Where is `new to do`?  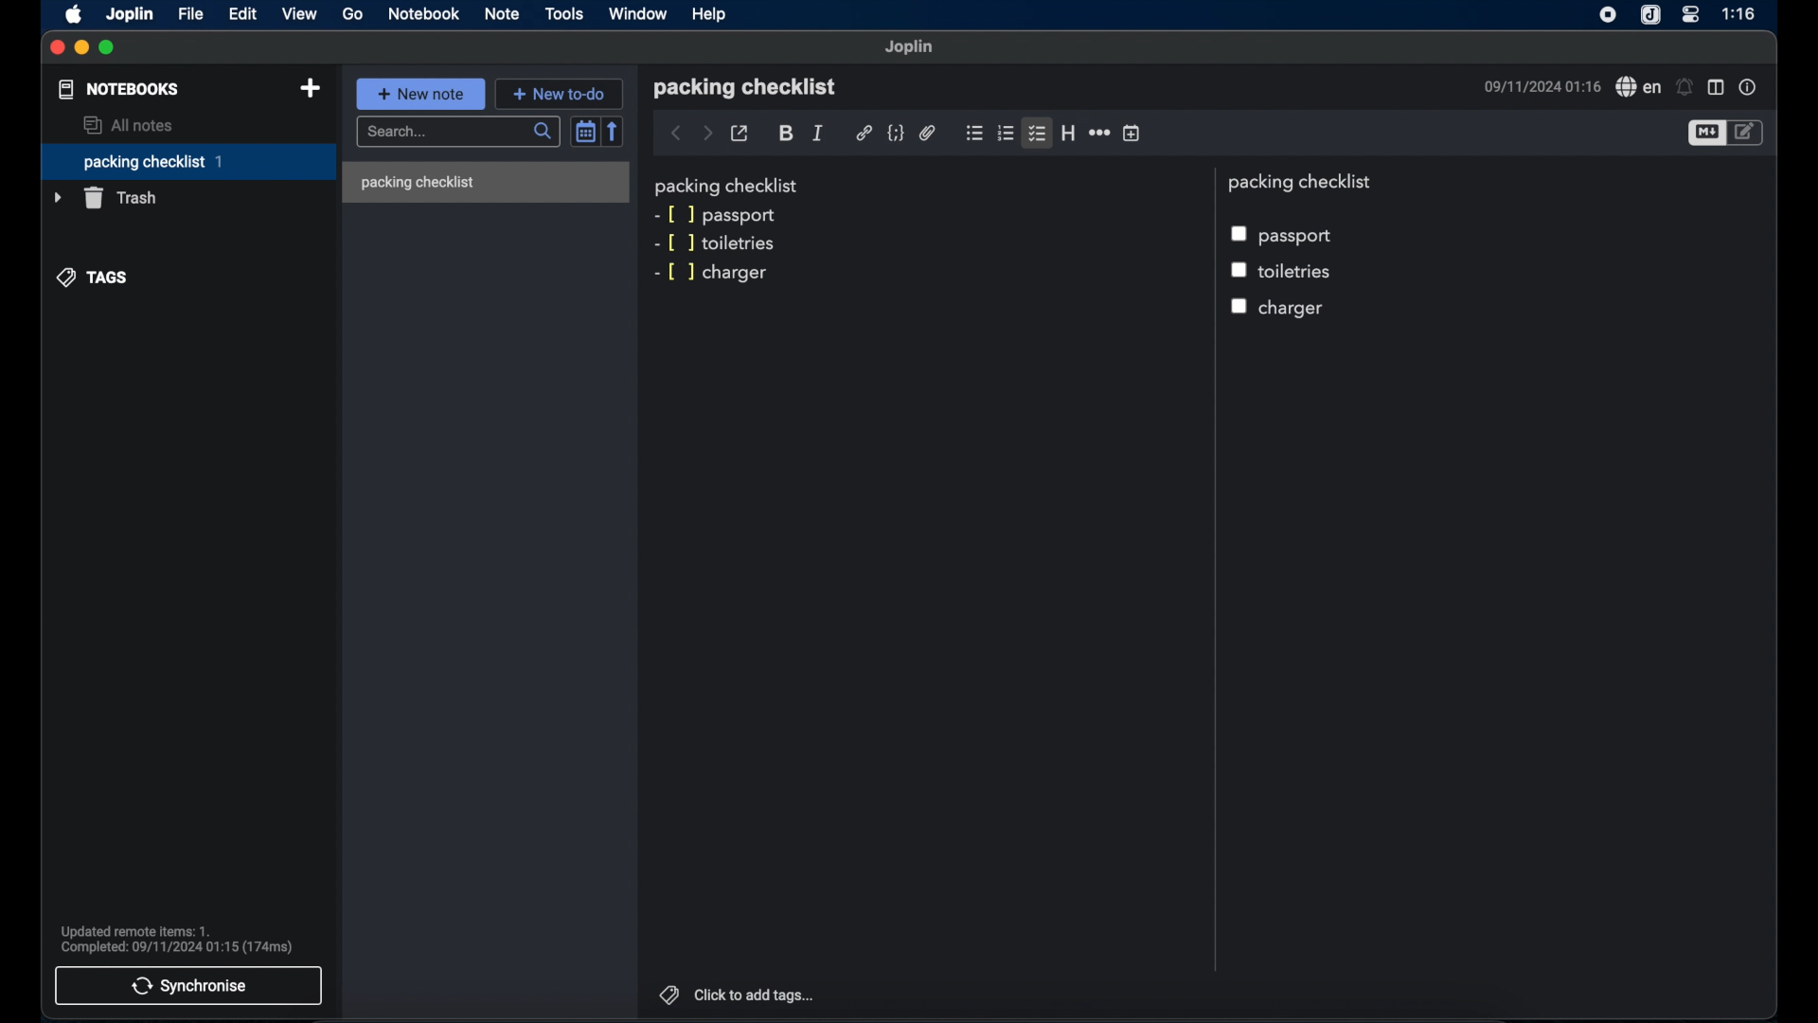 new to do is located at coordinates (560, 93).